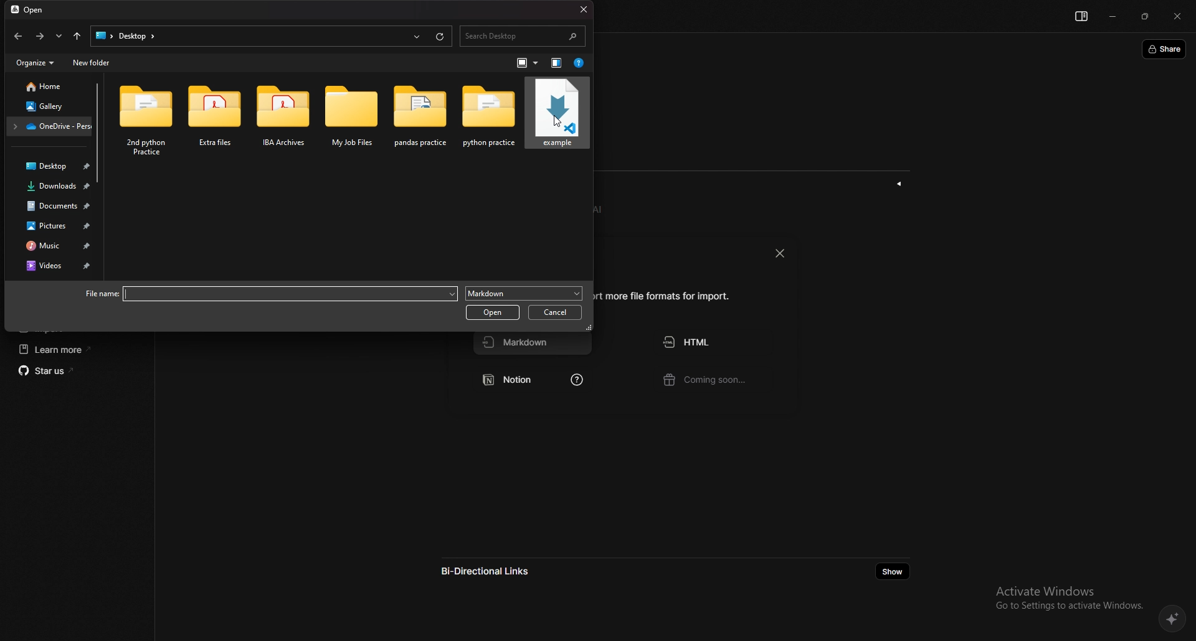 The image size is (1196, 641). Describe the element at coordinates (133, 36) in the screenshot. I see `search>Desktoop>` at that location.